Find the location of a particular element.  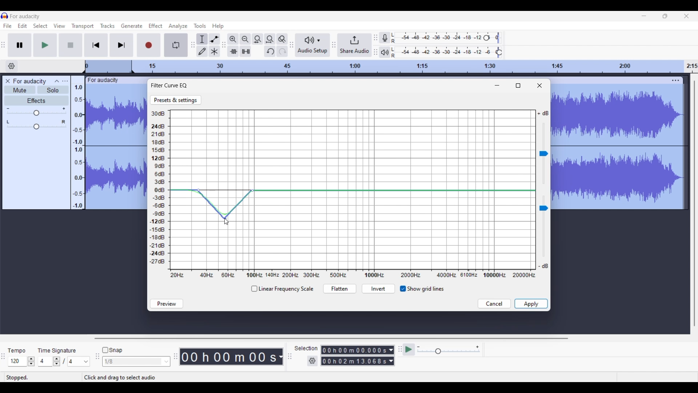

Selection duration measurement is located at coordinates (391, 356).